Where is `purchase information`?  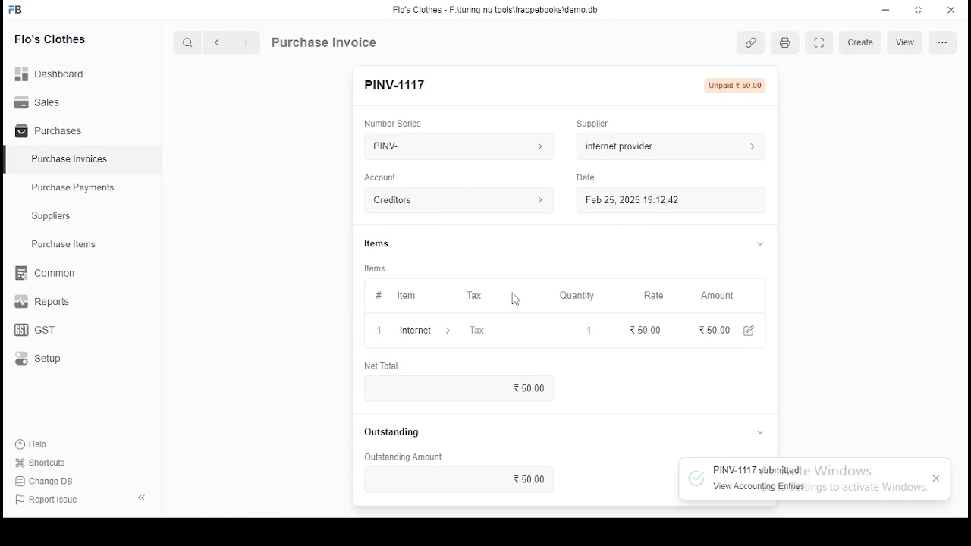 purchase information is located at coordinates (325, 43).